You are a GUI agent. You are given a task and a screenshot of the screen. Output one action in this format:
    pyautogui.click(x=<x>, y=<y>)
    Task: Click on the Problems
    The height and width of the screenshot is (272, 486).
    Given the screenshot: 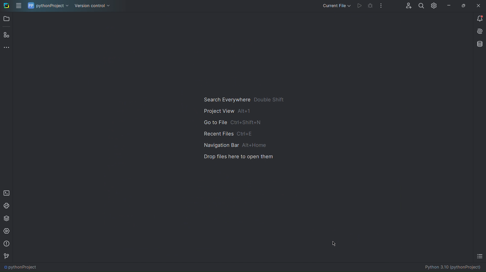 What is the action you would take?
    pyautogui.click(x=7, y=244)
    